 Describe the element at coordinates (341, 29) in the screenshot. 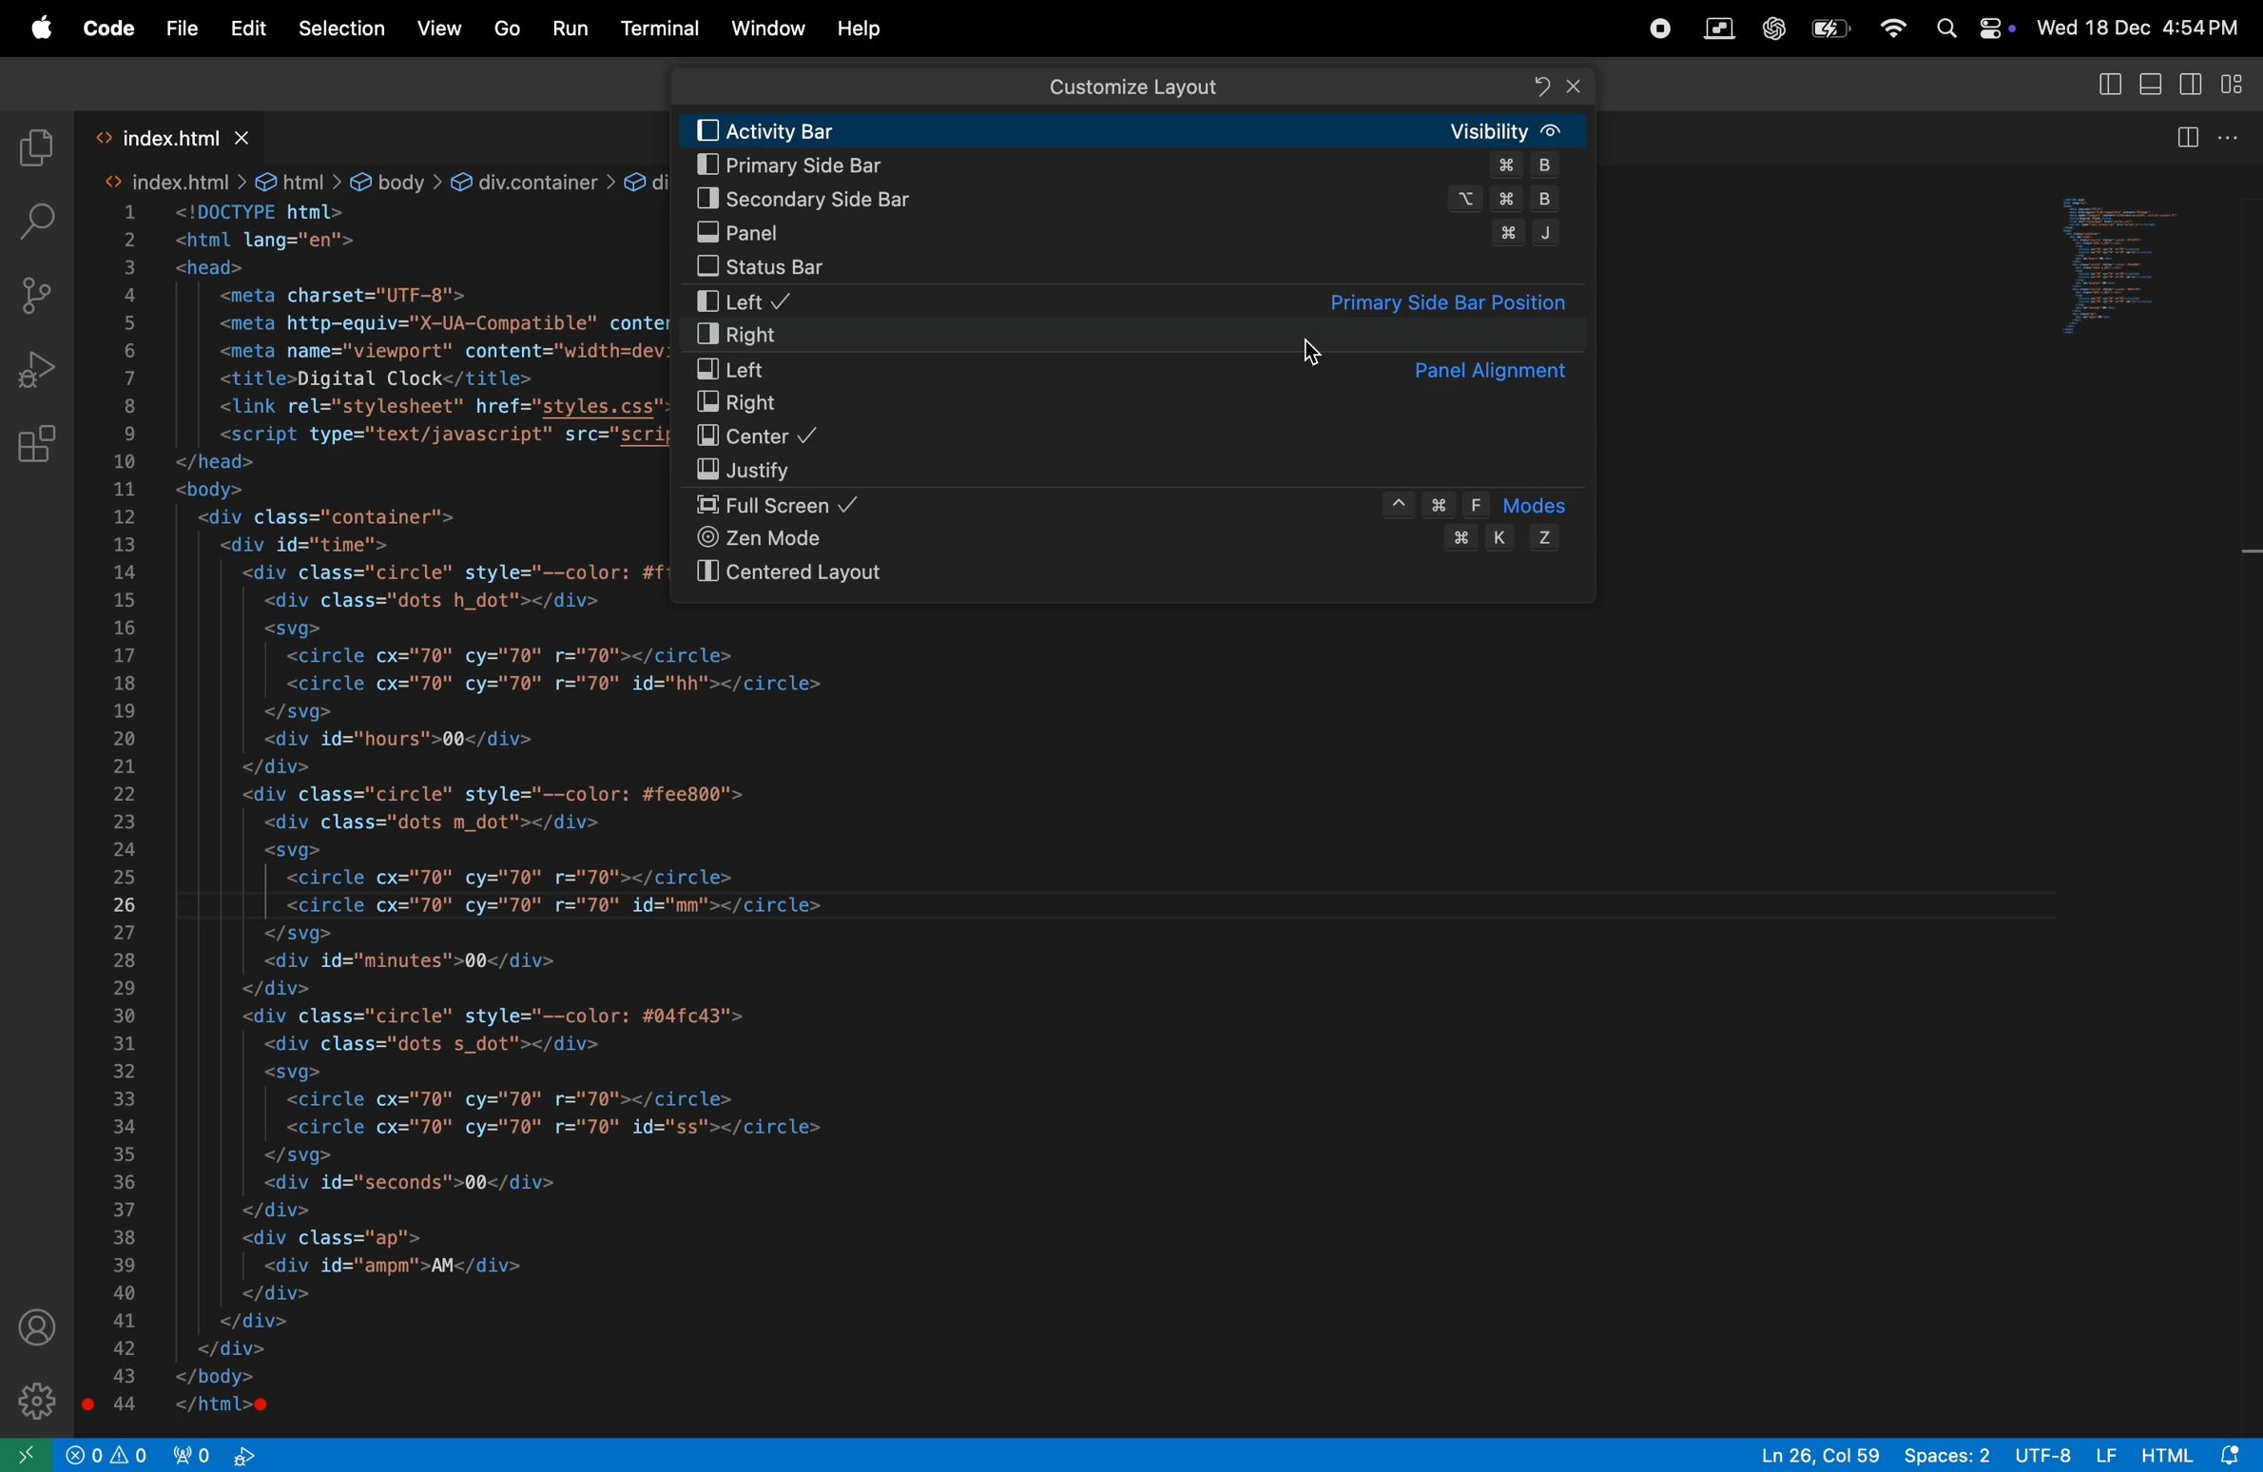

I see `selection` at that location.